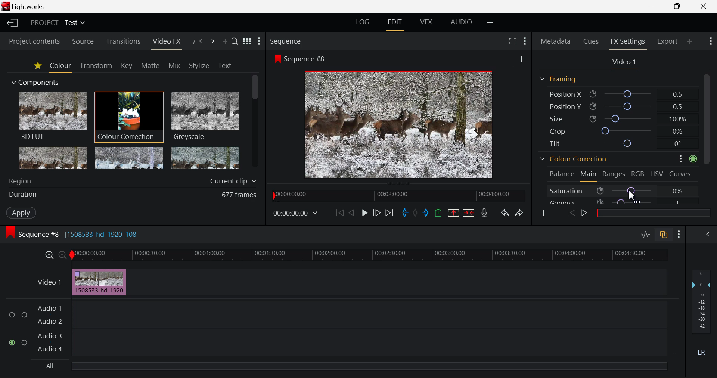  What do you see at coordinates (22, 213) in the screenshot?
I see `Apply` at bounding box center [22, 213].